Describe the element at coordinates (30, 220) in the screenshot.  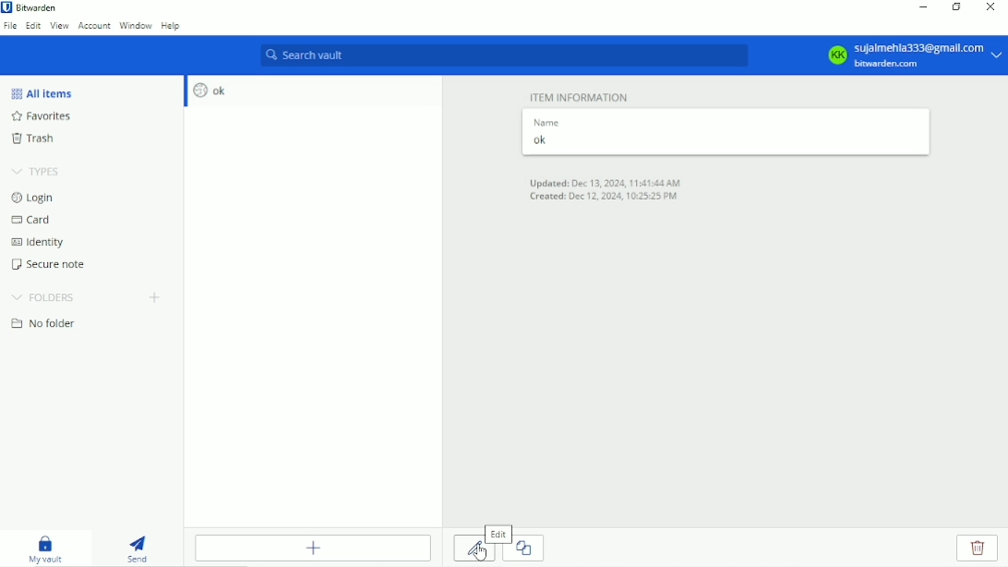
I see `Card` at that location.